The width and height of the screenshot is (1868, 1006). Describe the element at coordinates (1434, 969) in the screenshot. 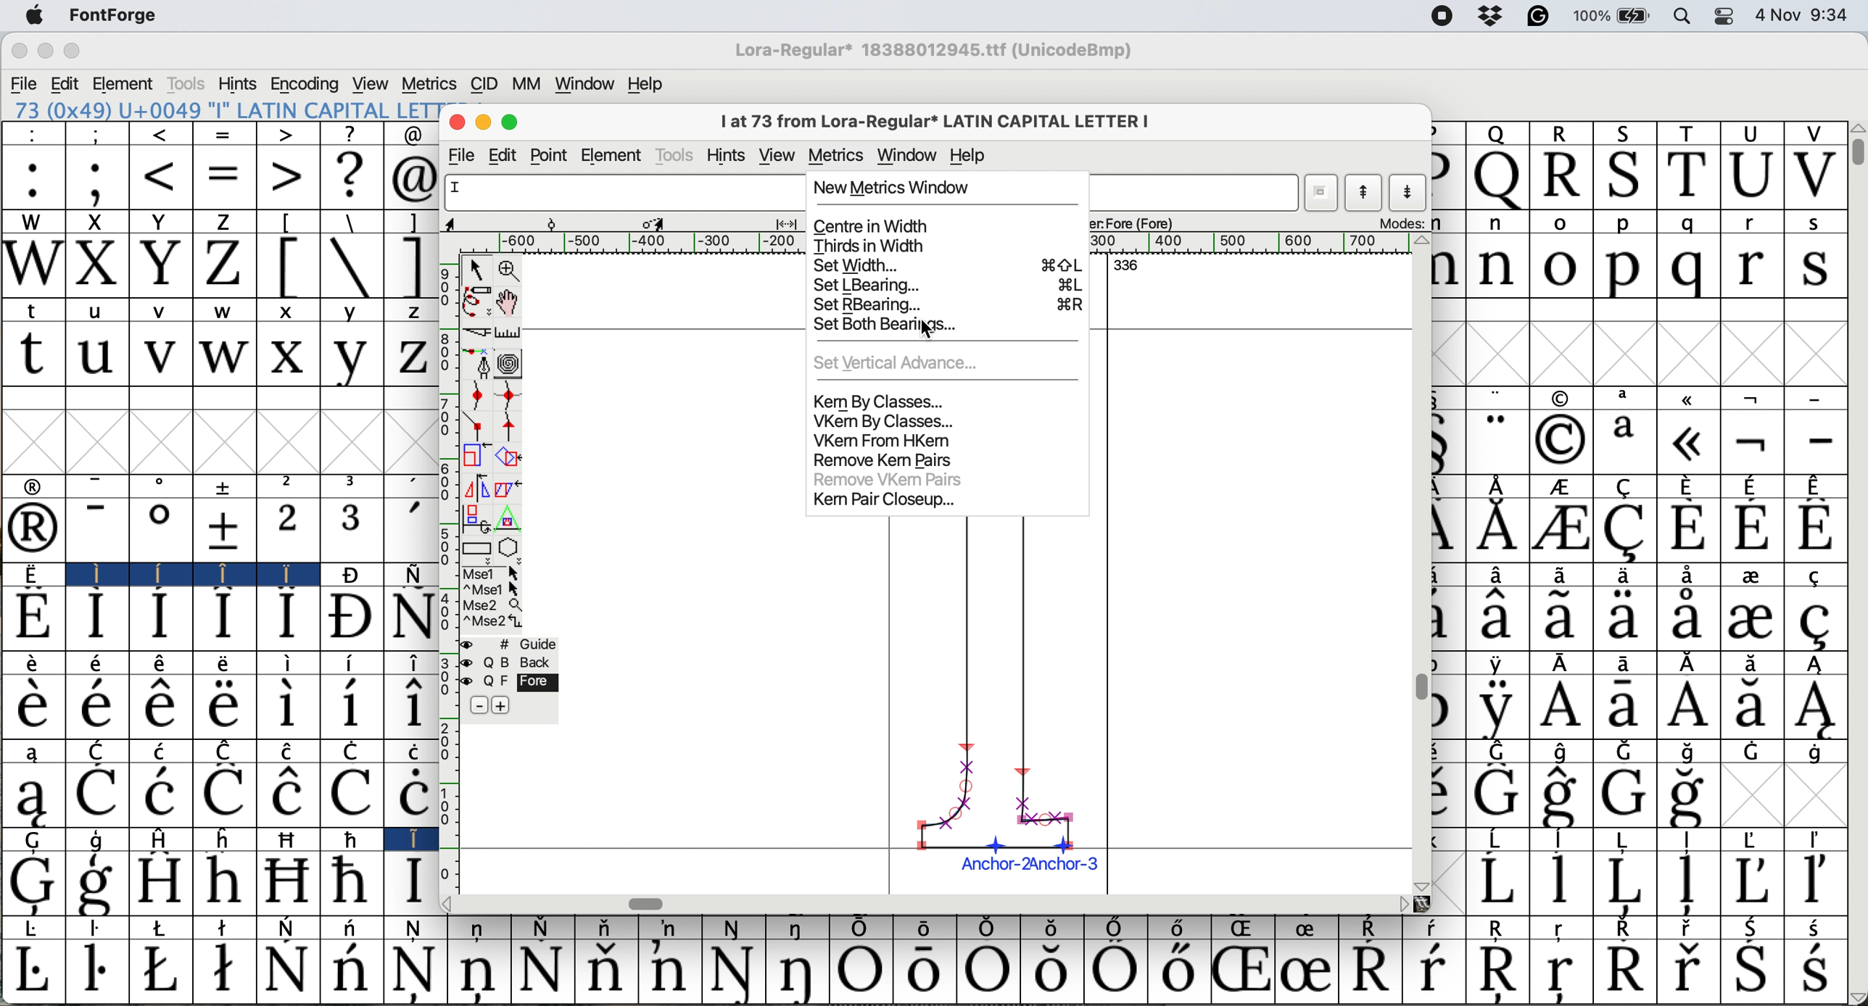

I see `Symbol` at that location.